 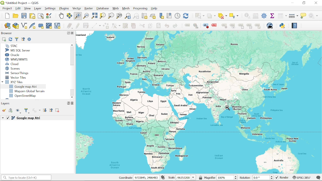 I want to click on Plugins, so click(x=64, y=9).